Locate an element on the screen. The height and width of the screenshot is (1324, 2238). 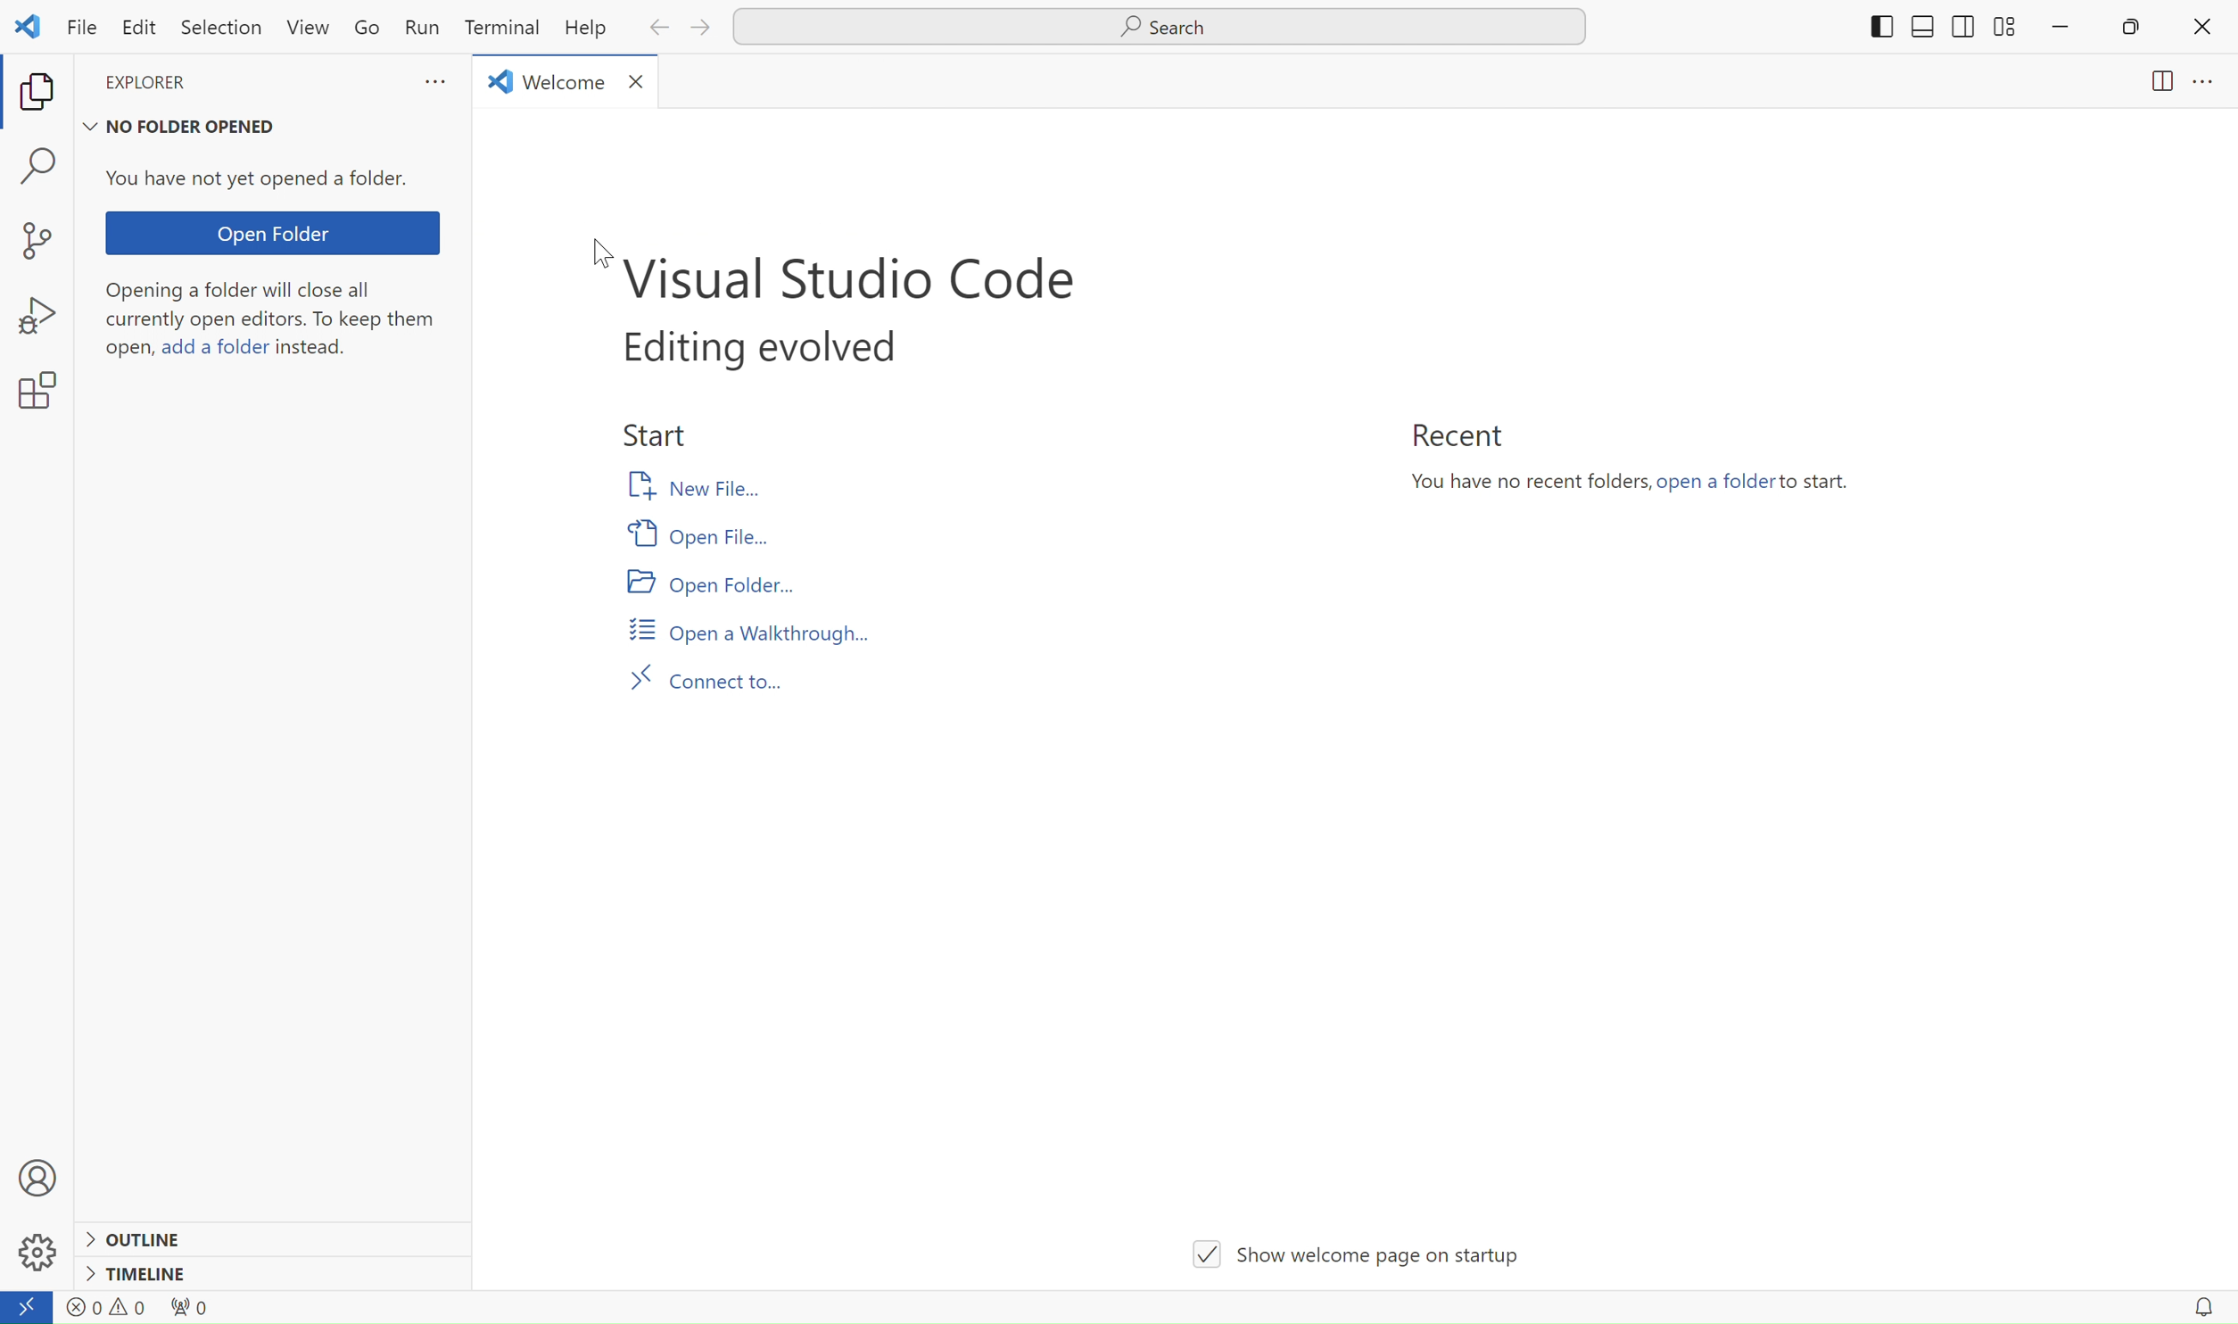
page is located at coordinates (2145, 89).